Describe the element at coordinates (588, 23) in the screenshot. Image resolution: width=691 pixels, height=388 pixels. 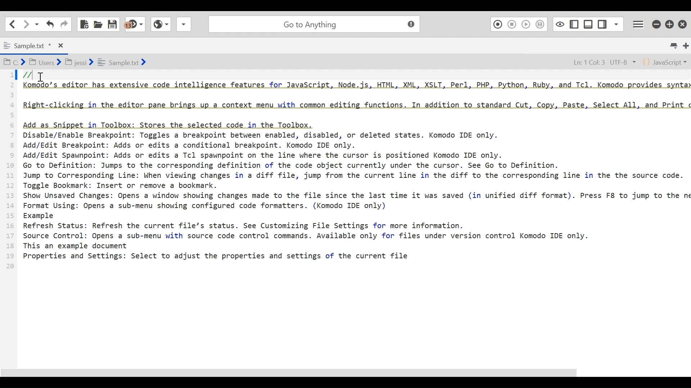
I see `Show/Hide Bottom Panel` at that location.